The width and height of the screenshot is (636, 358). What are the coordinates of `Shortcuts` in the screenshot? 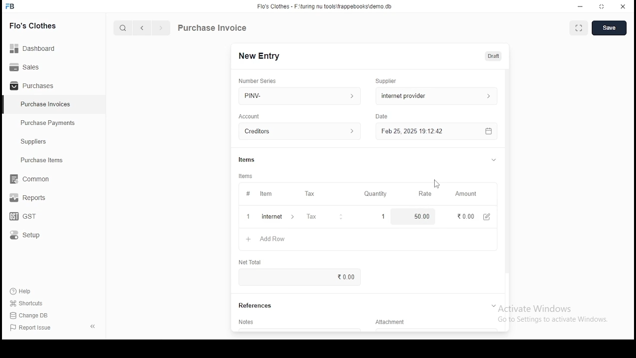 It's located at (30, 303).